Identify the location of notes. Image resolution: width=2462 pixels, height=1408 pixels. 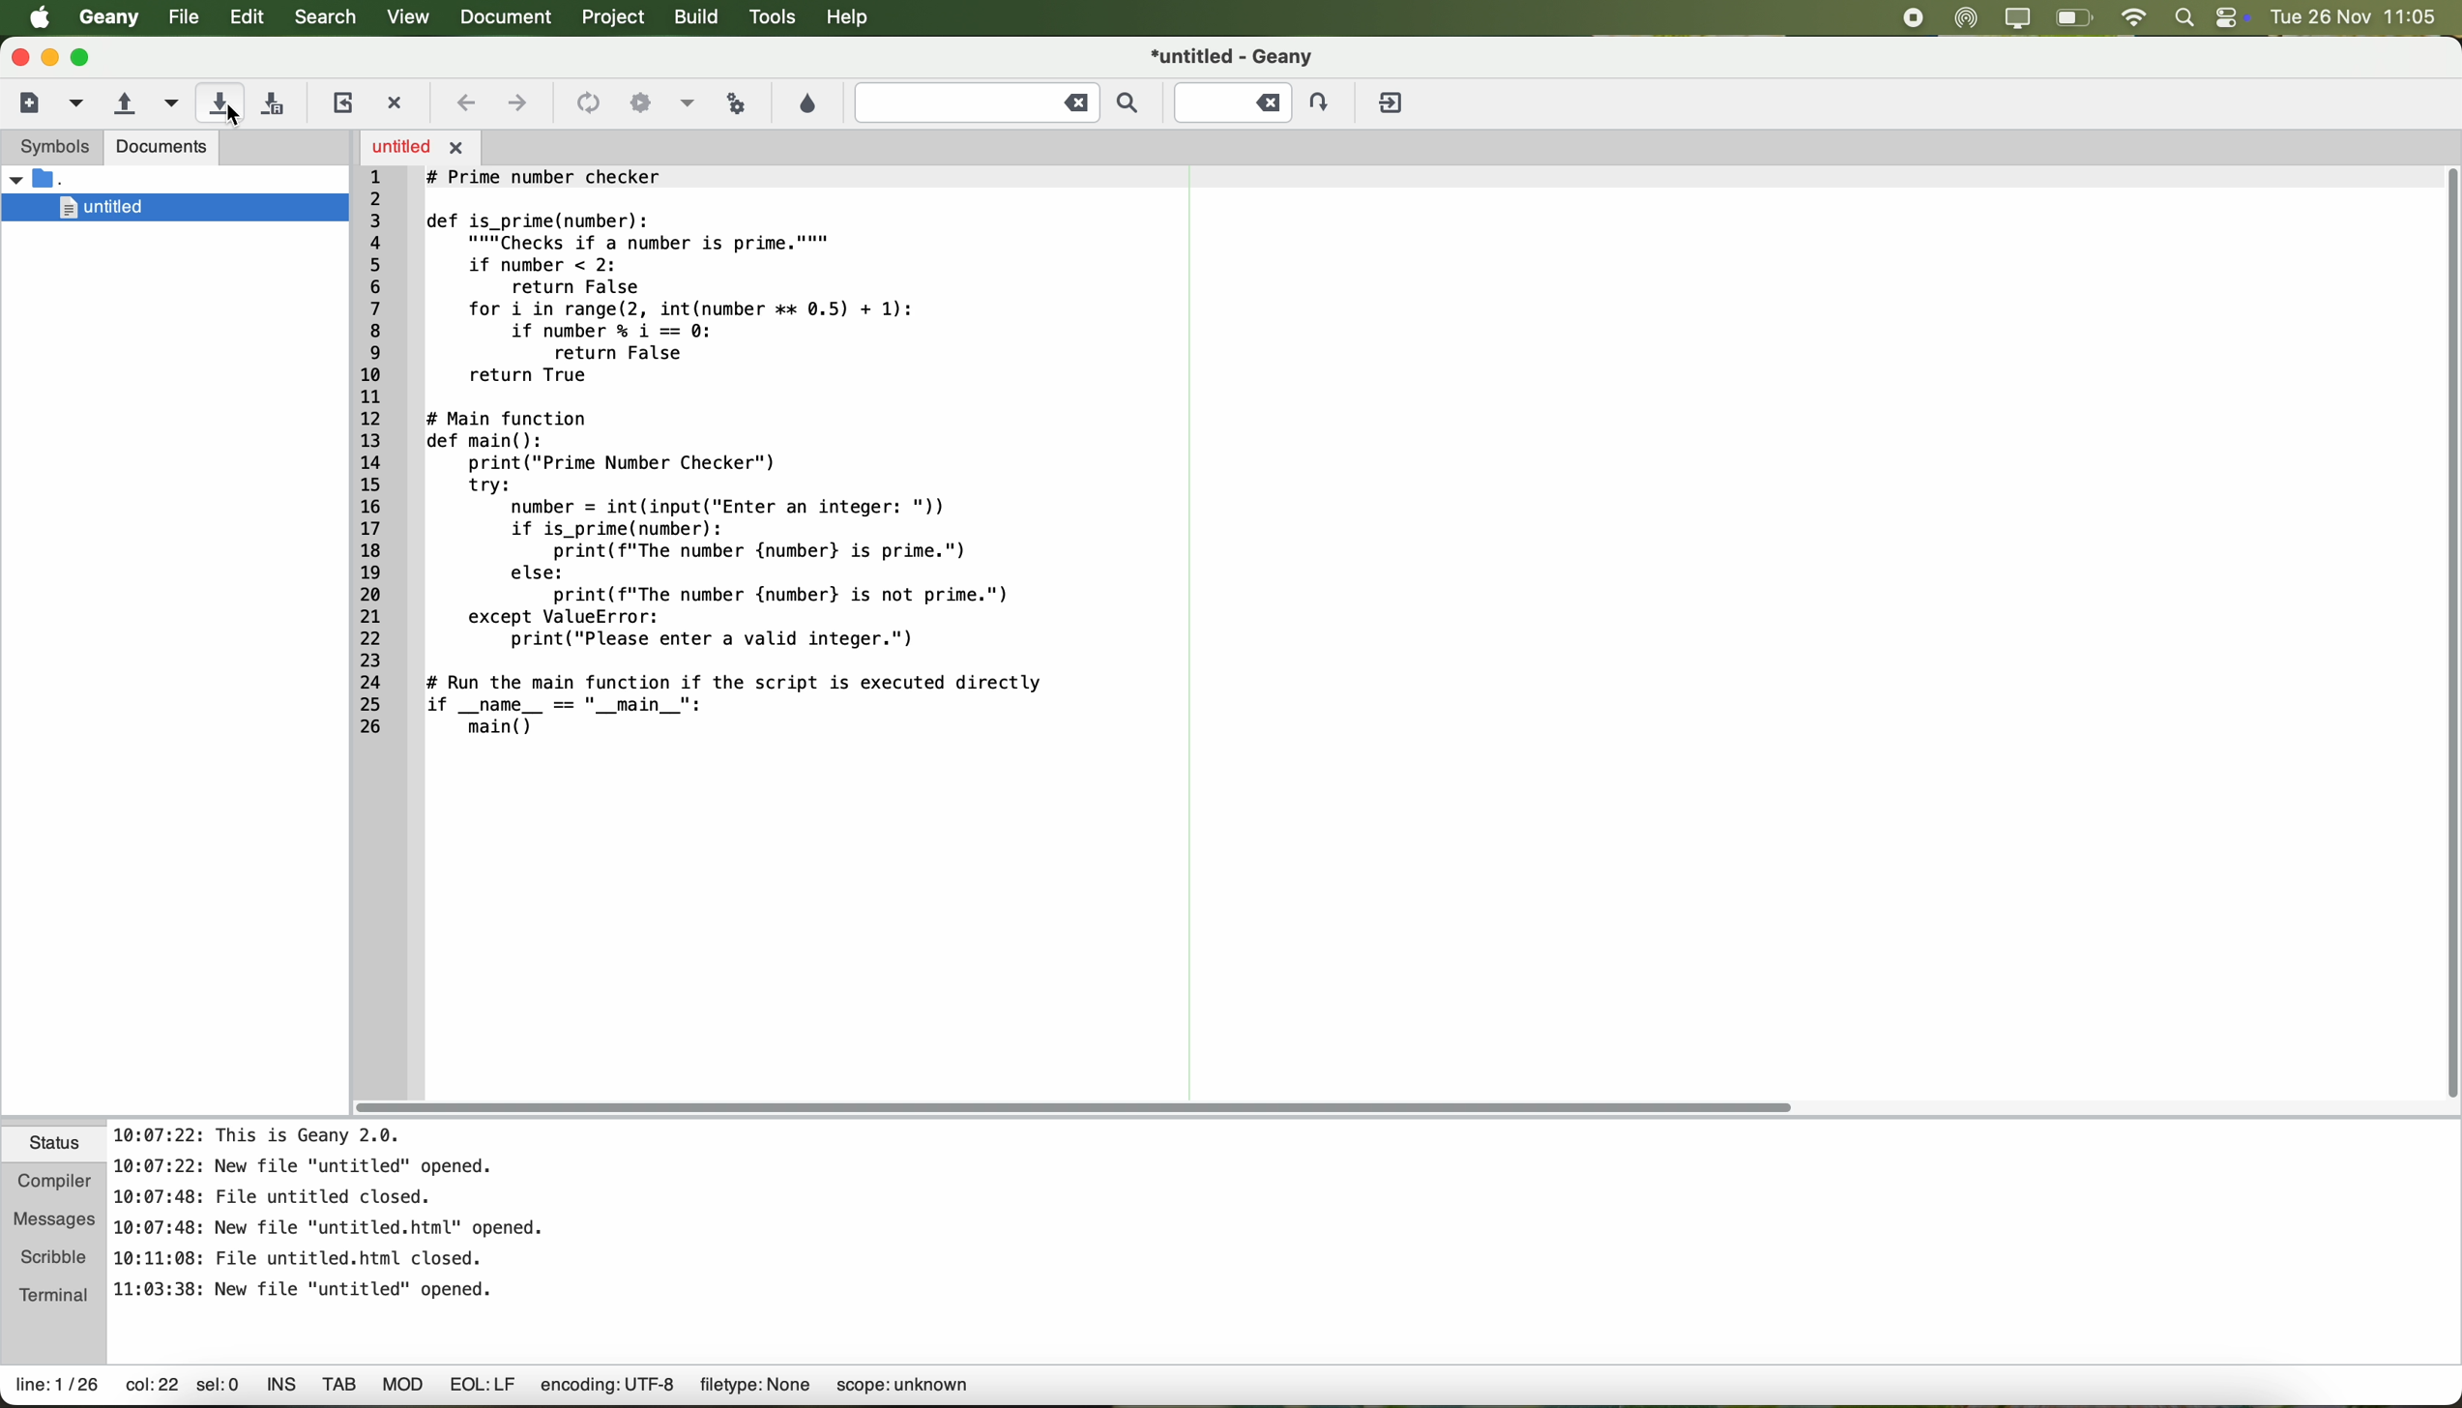
(331, 1211).